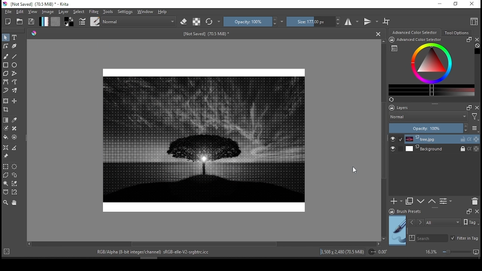  What do you see at coordinates (6, 91) in the screenshot?
I see `dynamic brush tool` at bounding box center [6, 91].